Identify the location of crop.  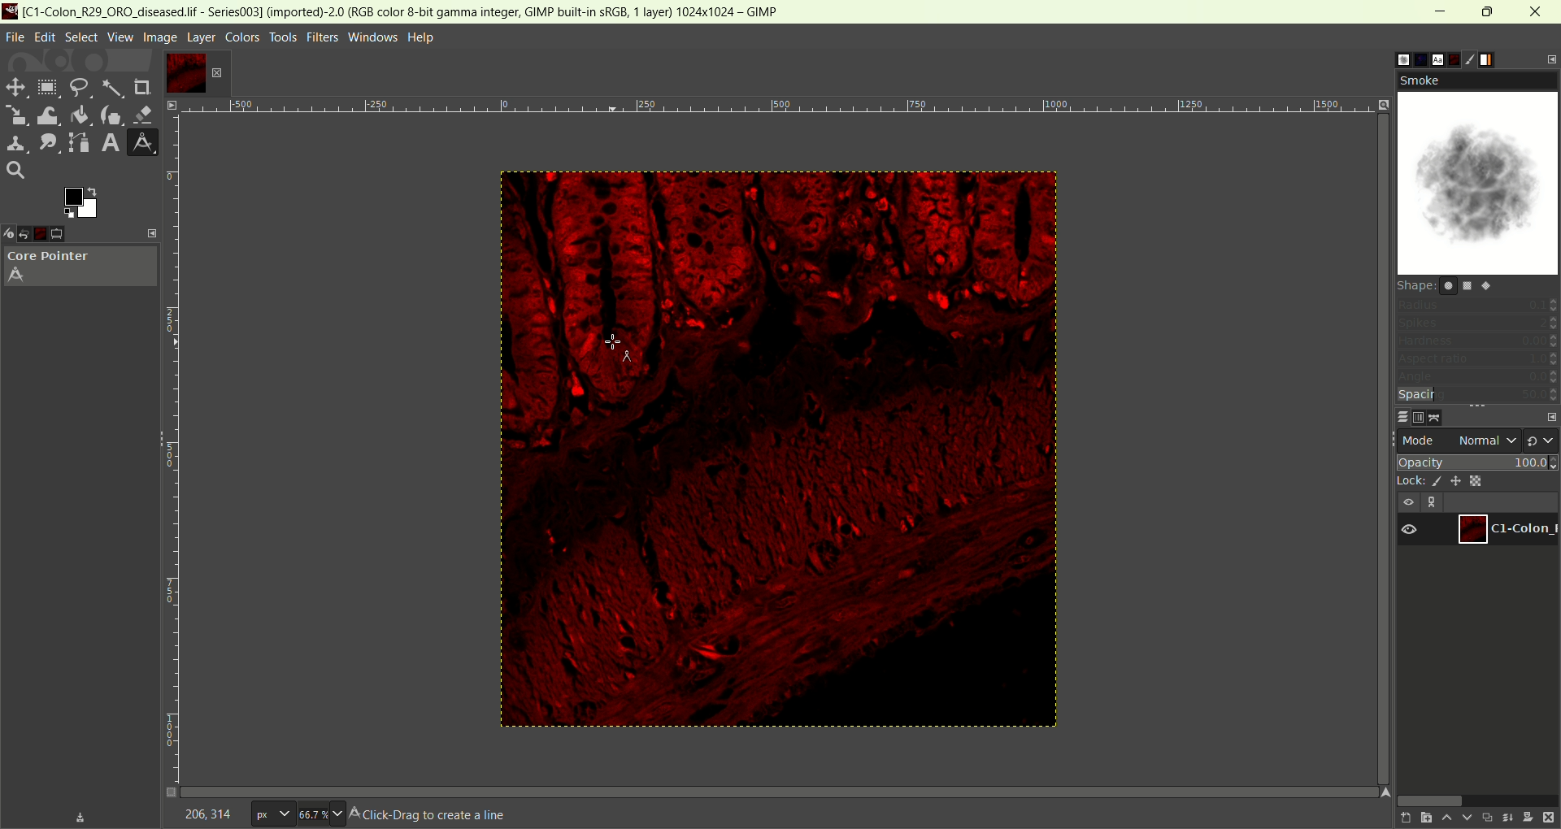
(143, 88).